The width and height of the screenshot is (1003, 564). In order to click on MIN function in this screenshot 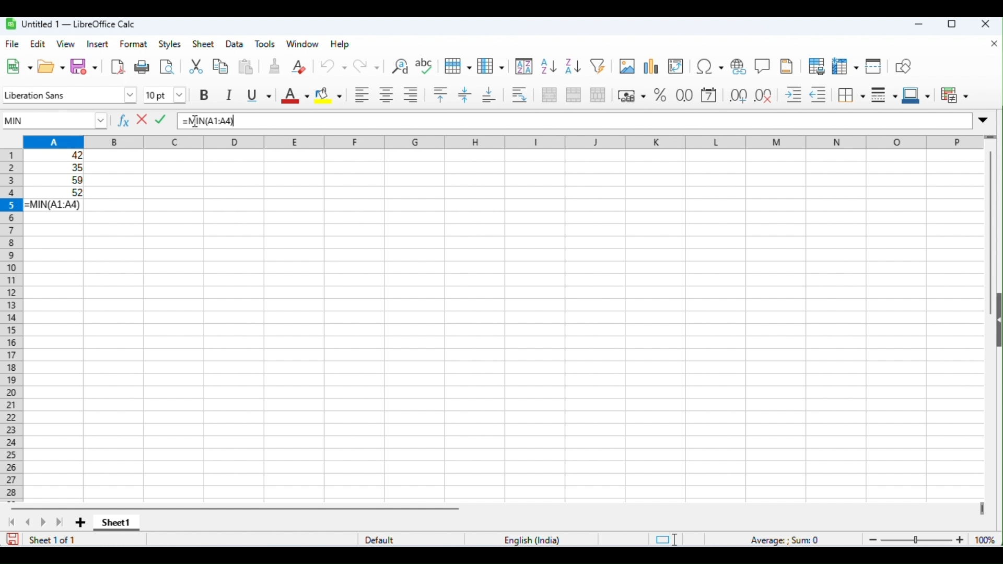, I will do `click(57, 121)`.